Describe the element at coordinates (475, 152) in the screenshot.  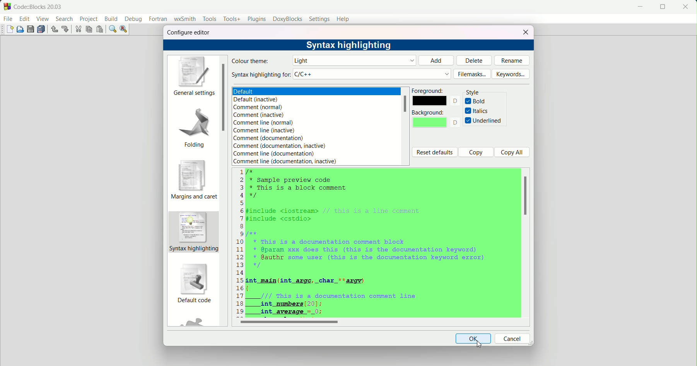
I see `copy` at that location.